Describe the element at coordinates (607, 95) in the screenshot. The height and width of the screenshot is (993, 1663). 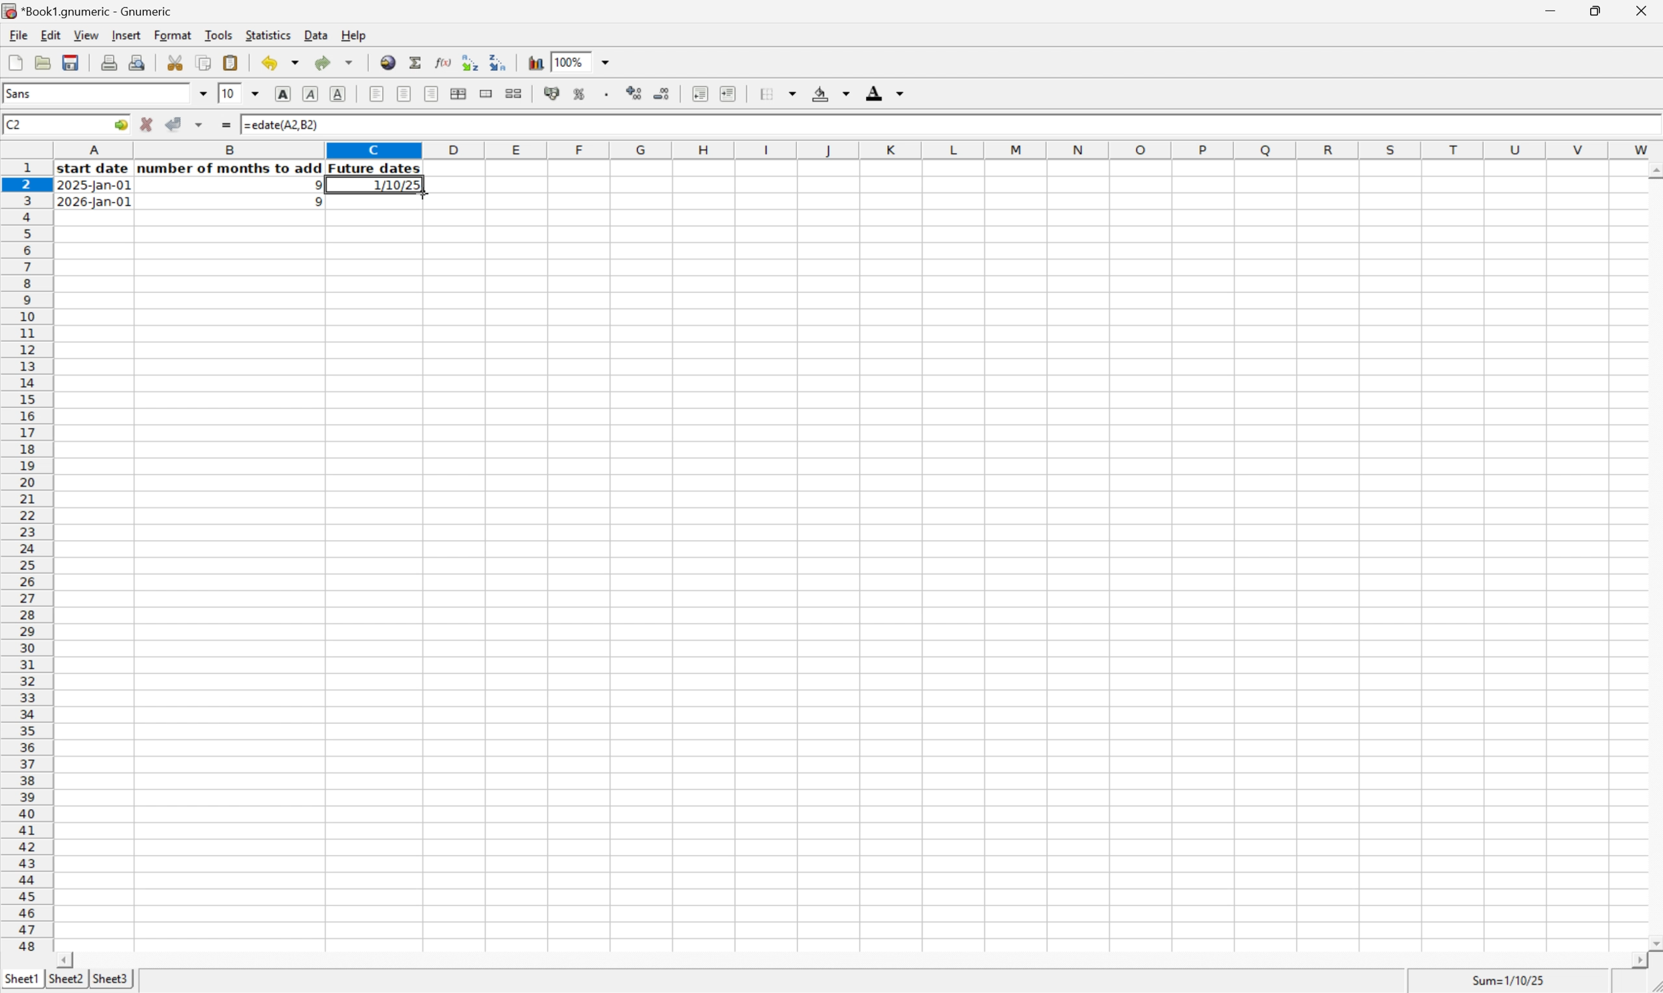
I see `Set the format of the selected cells to include a thousands separator` at that location.